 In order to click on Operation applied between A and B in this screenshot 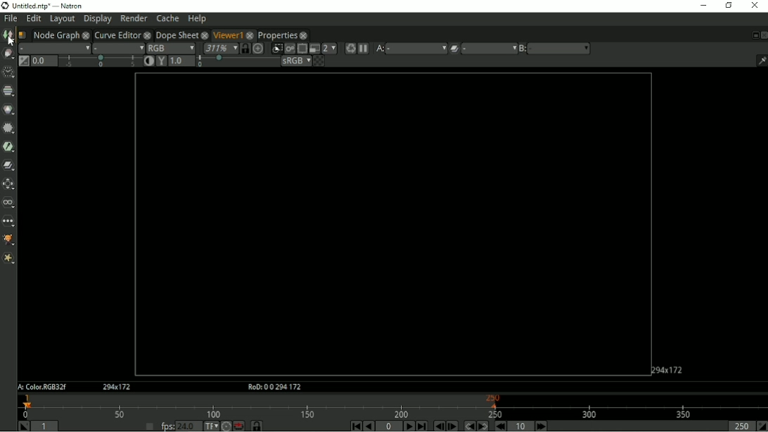, I will do `click(454, 48)`.